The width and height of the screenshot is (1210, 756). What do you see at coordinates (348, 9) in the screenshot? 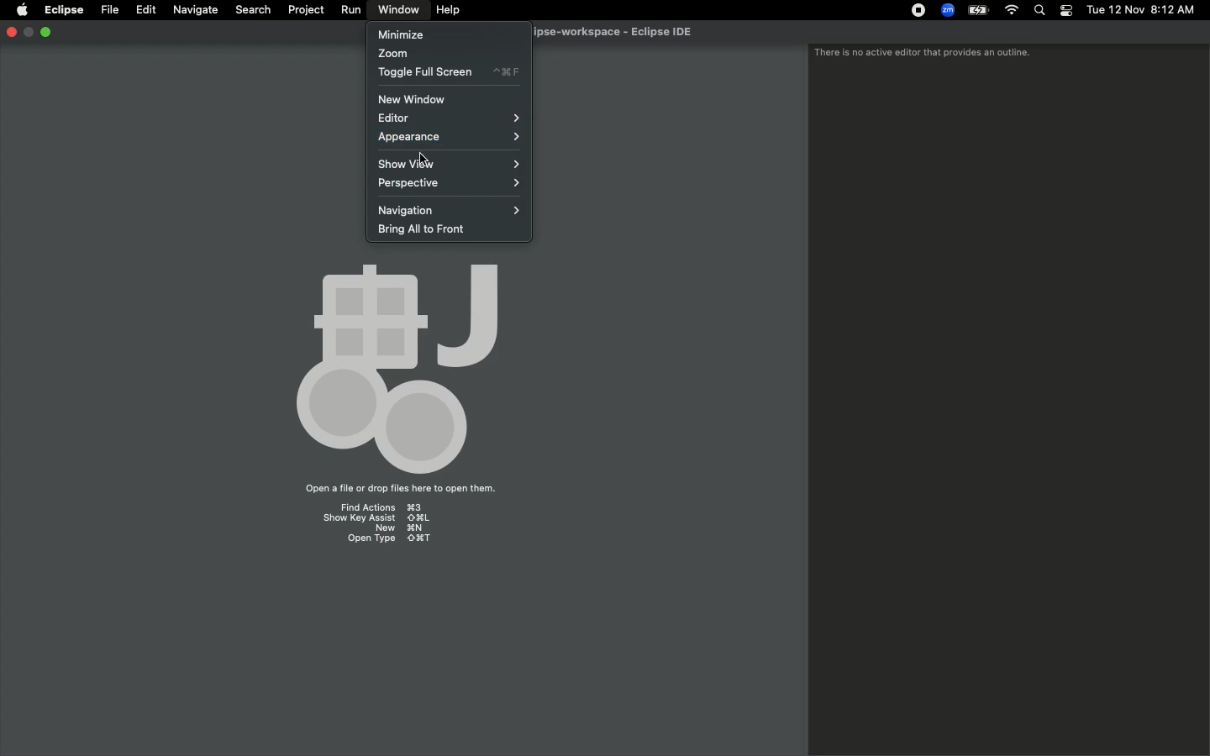
I see `Run` at bounding box center [348, 9].